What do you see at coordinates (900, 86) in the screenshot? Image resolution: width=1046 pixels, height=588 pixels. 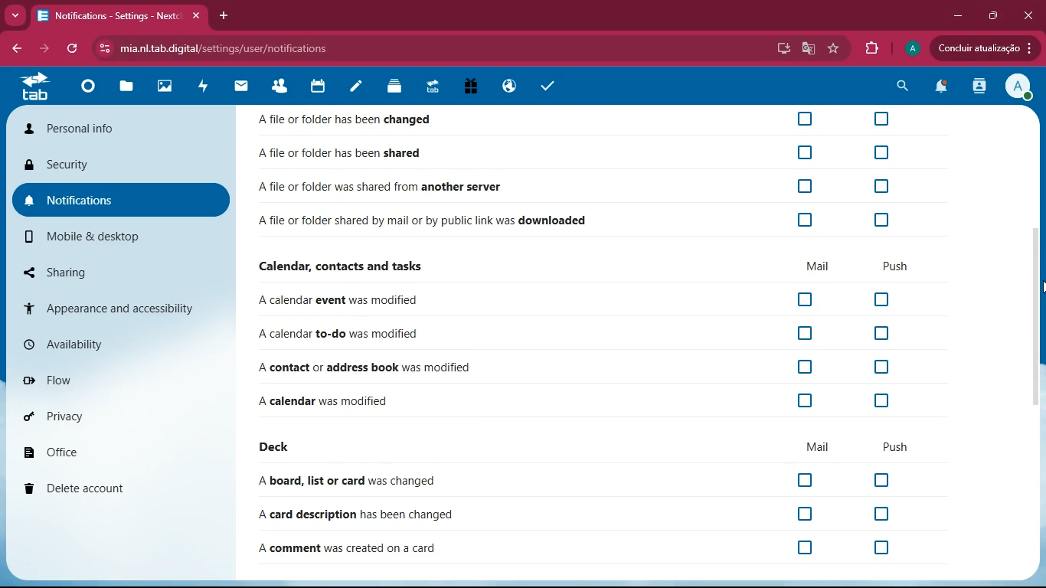 I see `search` at bounding box center [900, 86].